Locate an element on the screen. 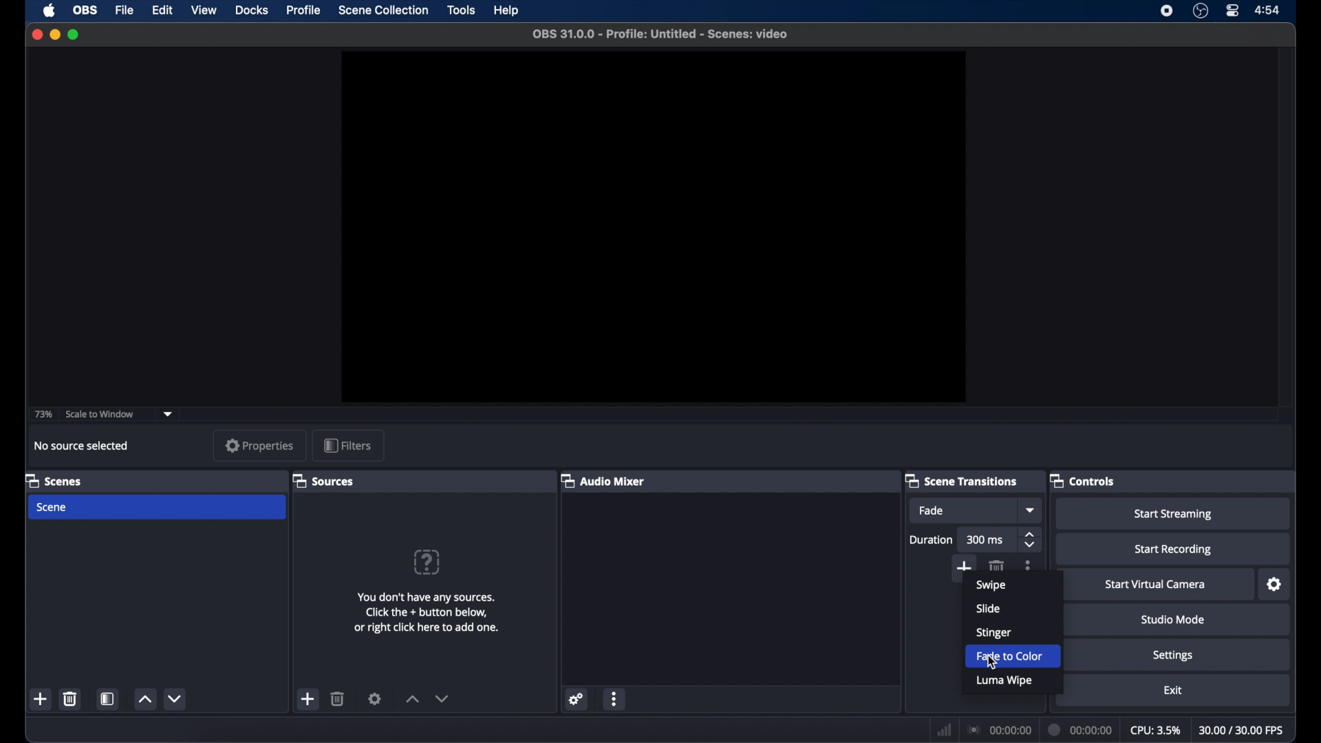 This screenshot has height=743, width=1321. duration is located at coordinates (1080, 729).